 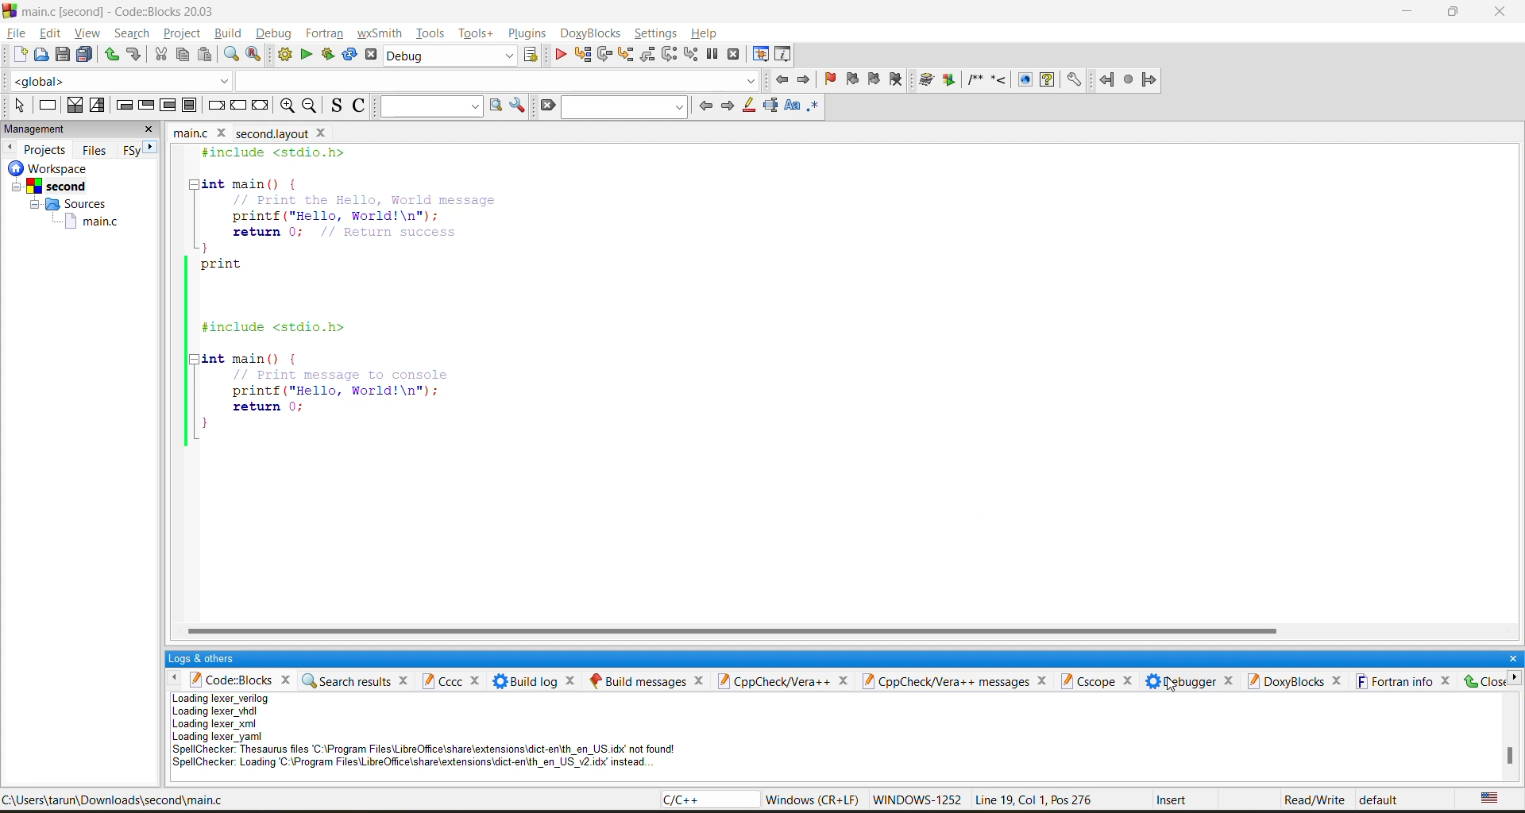 What do you see at coordinates (229, 56) in the screenshot?
I see `find` at bounding box center [229, 56].